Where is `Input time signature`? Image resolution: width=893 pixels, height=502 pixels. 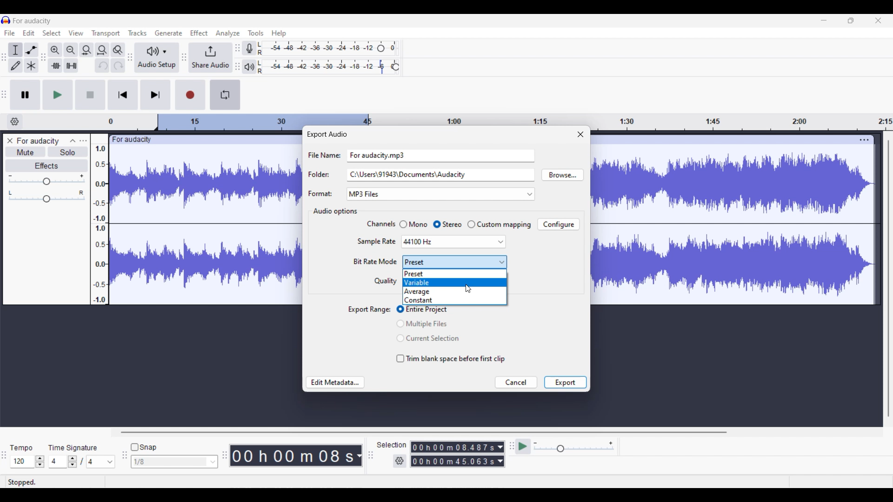 Input time signature is located at coordinates (57, 462).